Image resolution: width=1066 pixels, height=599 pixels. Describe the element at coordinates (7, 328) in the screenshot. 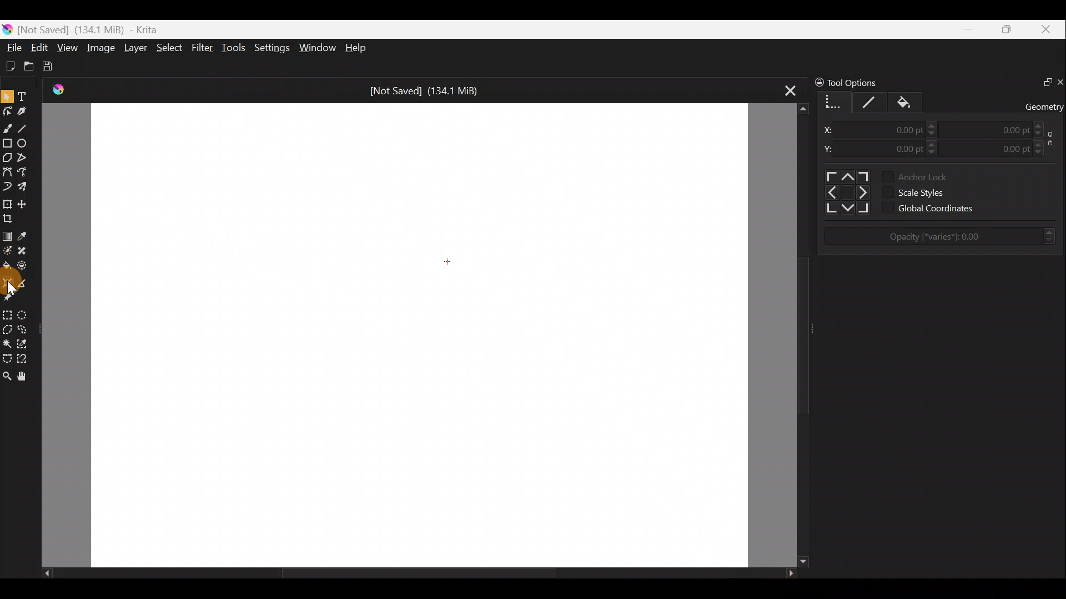

I see `Polygonal selection tool` at that location.